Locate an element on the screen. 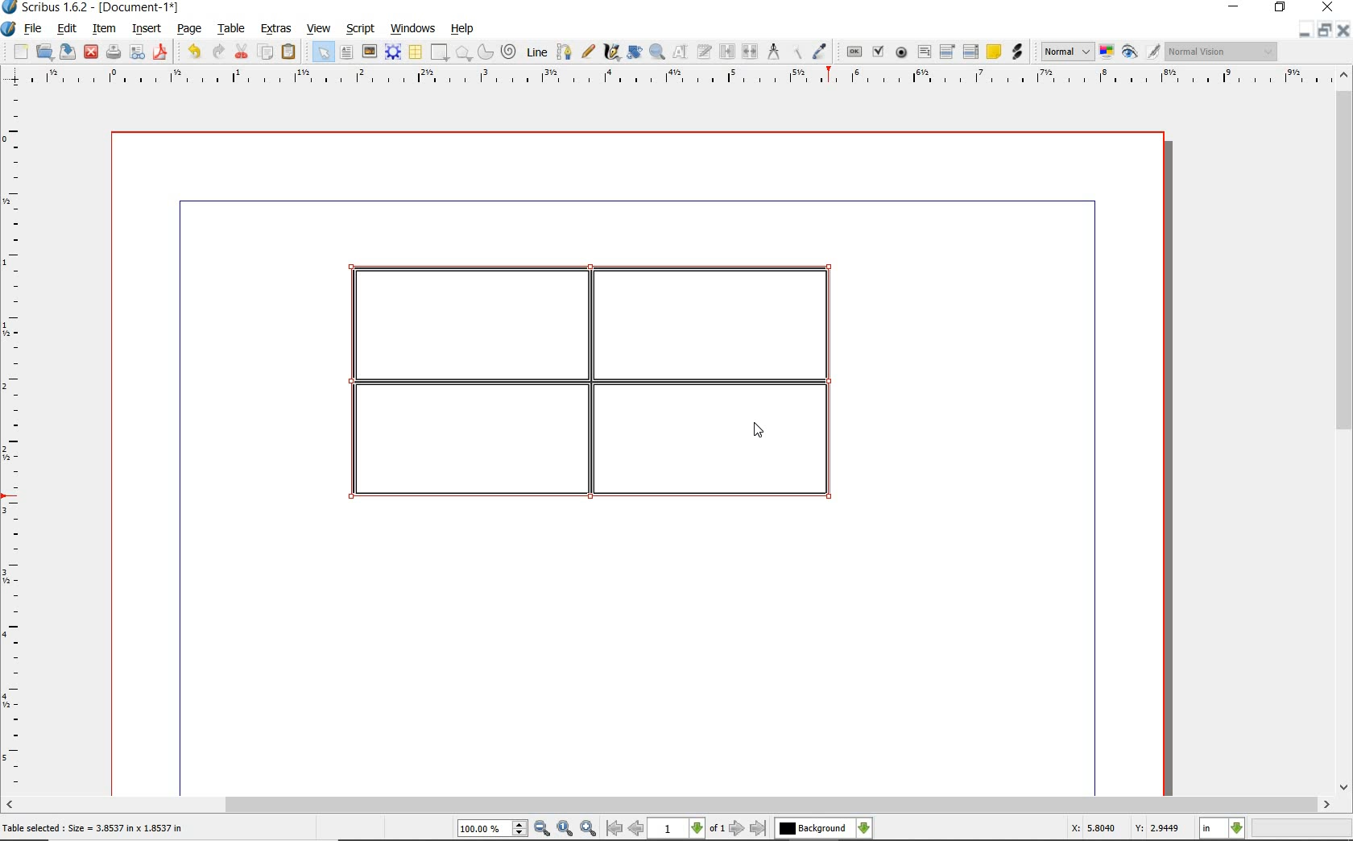 The height and width of the screenshot is (841, 1353). eye dropper is located at coordinates (820, 52).